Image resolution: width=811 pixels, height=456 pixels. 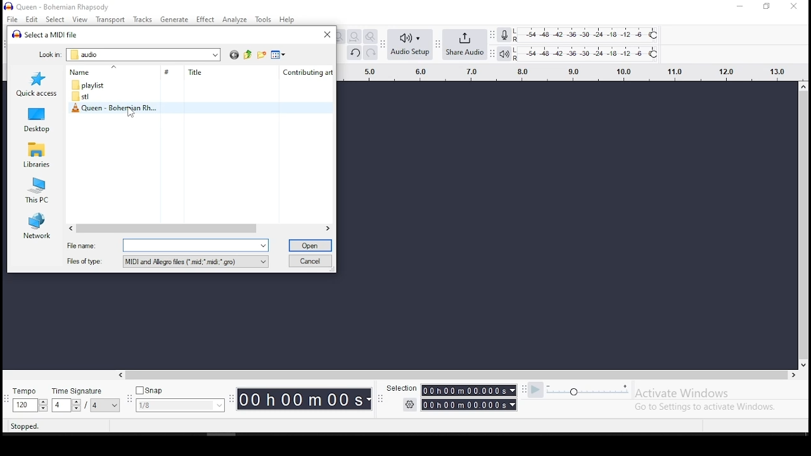 I want to click on file type, so click(x=166, y=262).